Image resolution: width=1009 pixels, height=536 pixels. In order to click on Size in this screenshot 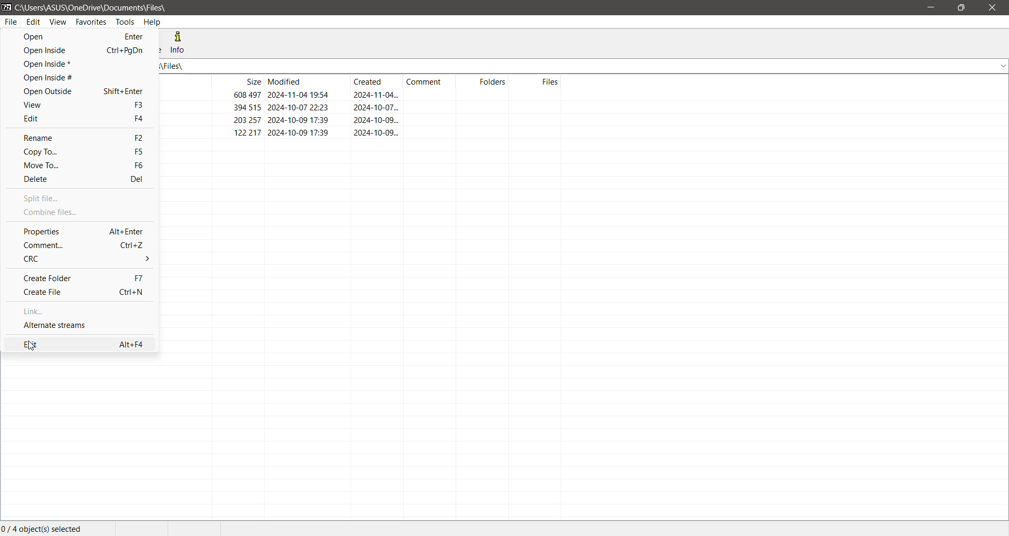, I will do `click(245, 81)`.